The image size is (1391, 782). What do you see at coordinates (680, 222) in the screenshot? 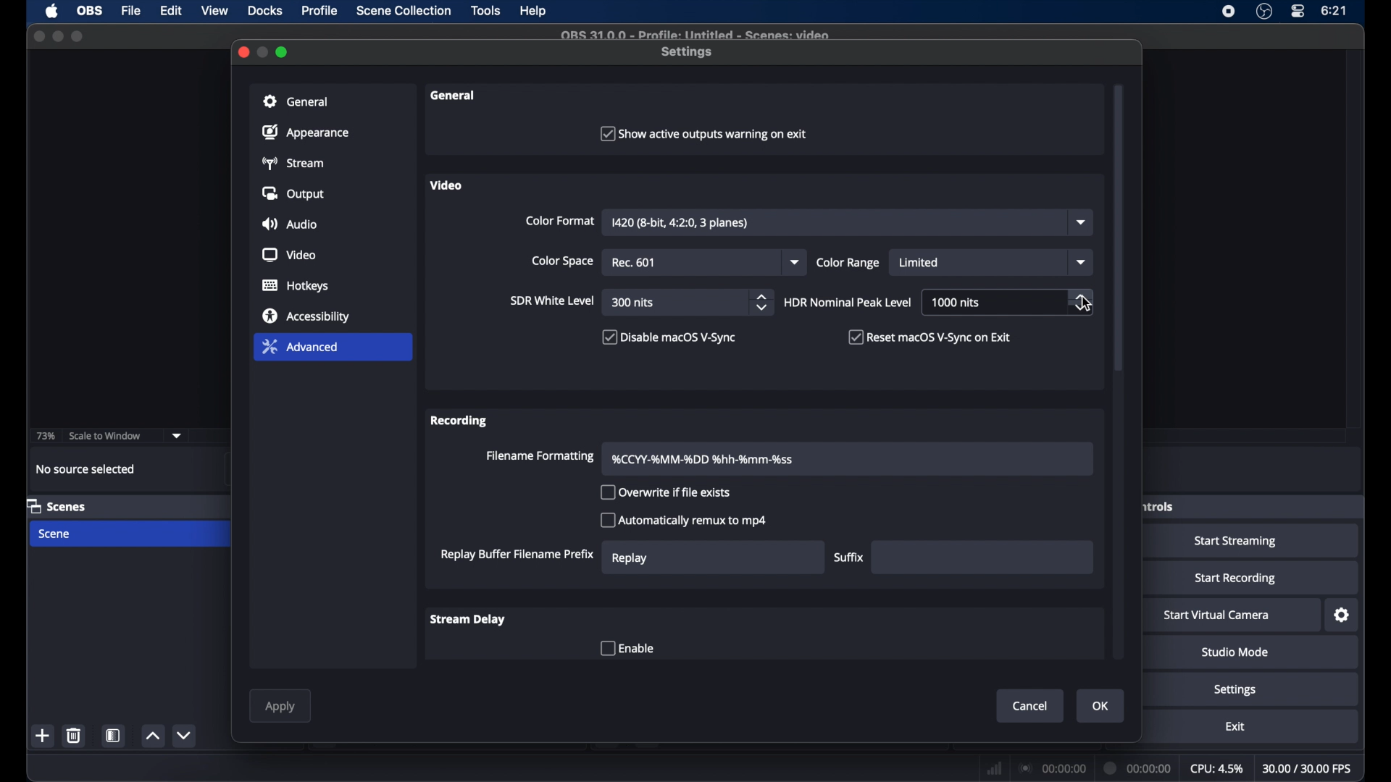
I see `I420` at bounding box center [680, 222].